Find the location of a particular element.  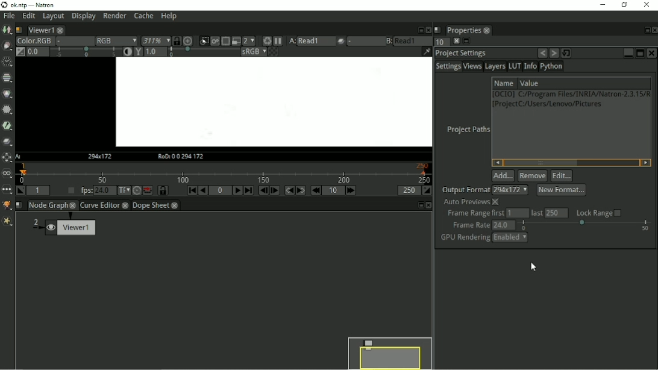

Scale down rendered image is located at coordinates (249, 41).